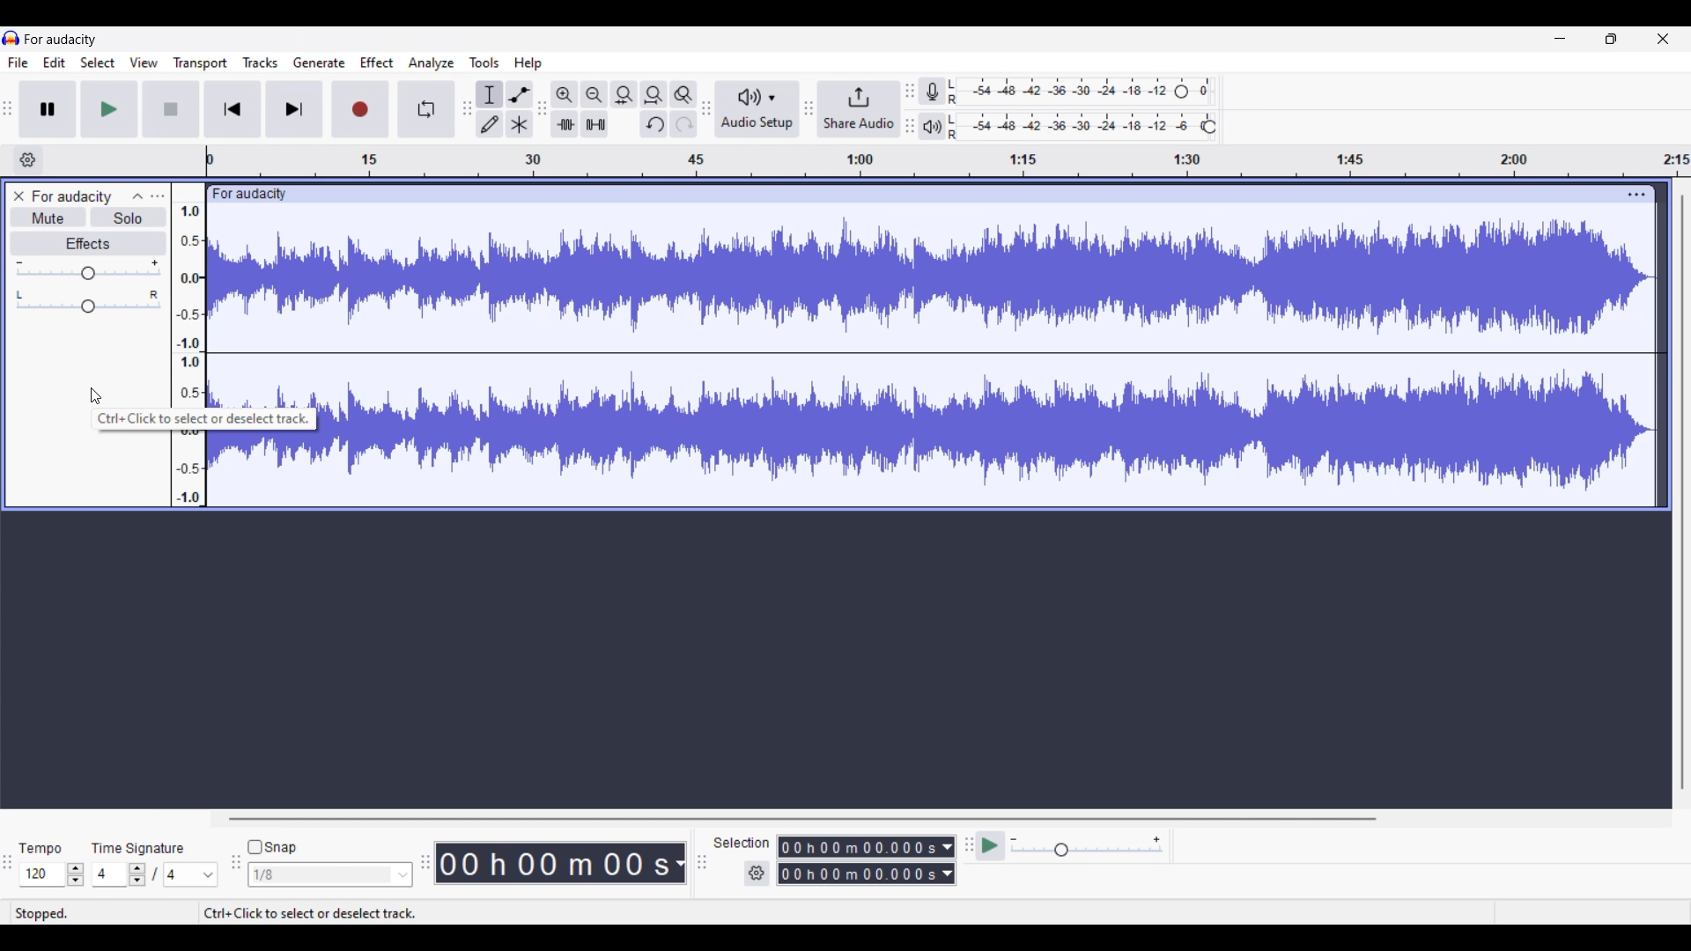 The image size is (1691, 951). What do you see at coordinates (18, 63) in the screenshot?
I see `File menu` at bounding box center [18, 63].